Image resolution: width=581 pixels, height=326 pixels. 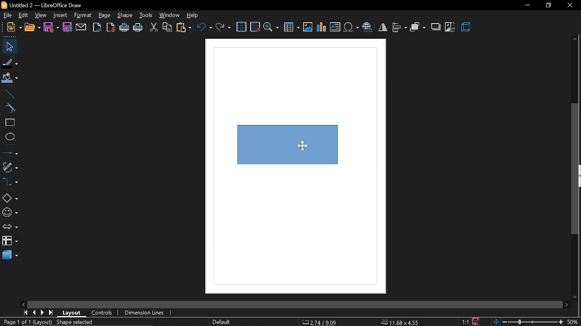 I want to click on move right, so click(x=566, y=304).